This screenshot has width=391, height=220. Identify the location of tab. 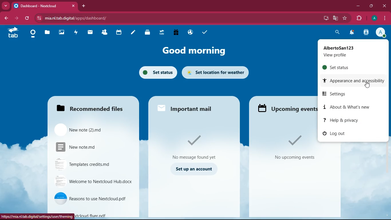
(14, 33).